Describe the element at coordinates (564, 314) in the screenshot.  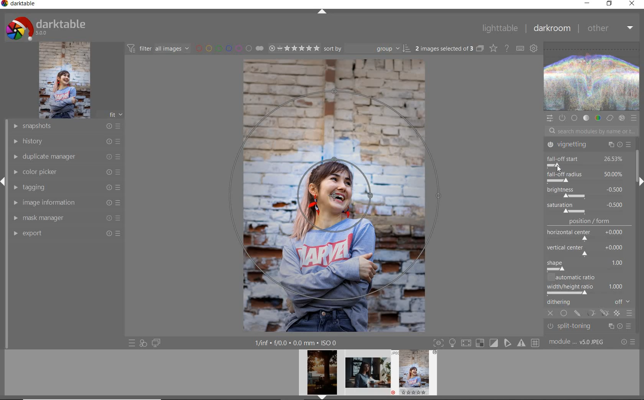
I see `uniformly` at that location.